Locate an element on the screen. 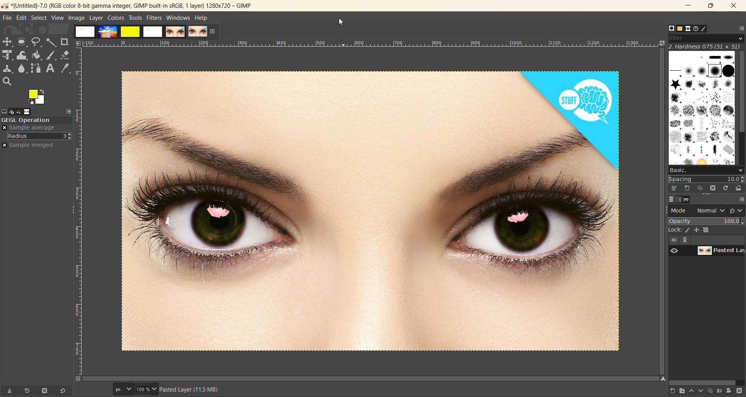  create a new layer group is located at coordinates (679, 392).